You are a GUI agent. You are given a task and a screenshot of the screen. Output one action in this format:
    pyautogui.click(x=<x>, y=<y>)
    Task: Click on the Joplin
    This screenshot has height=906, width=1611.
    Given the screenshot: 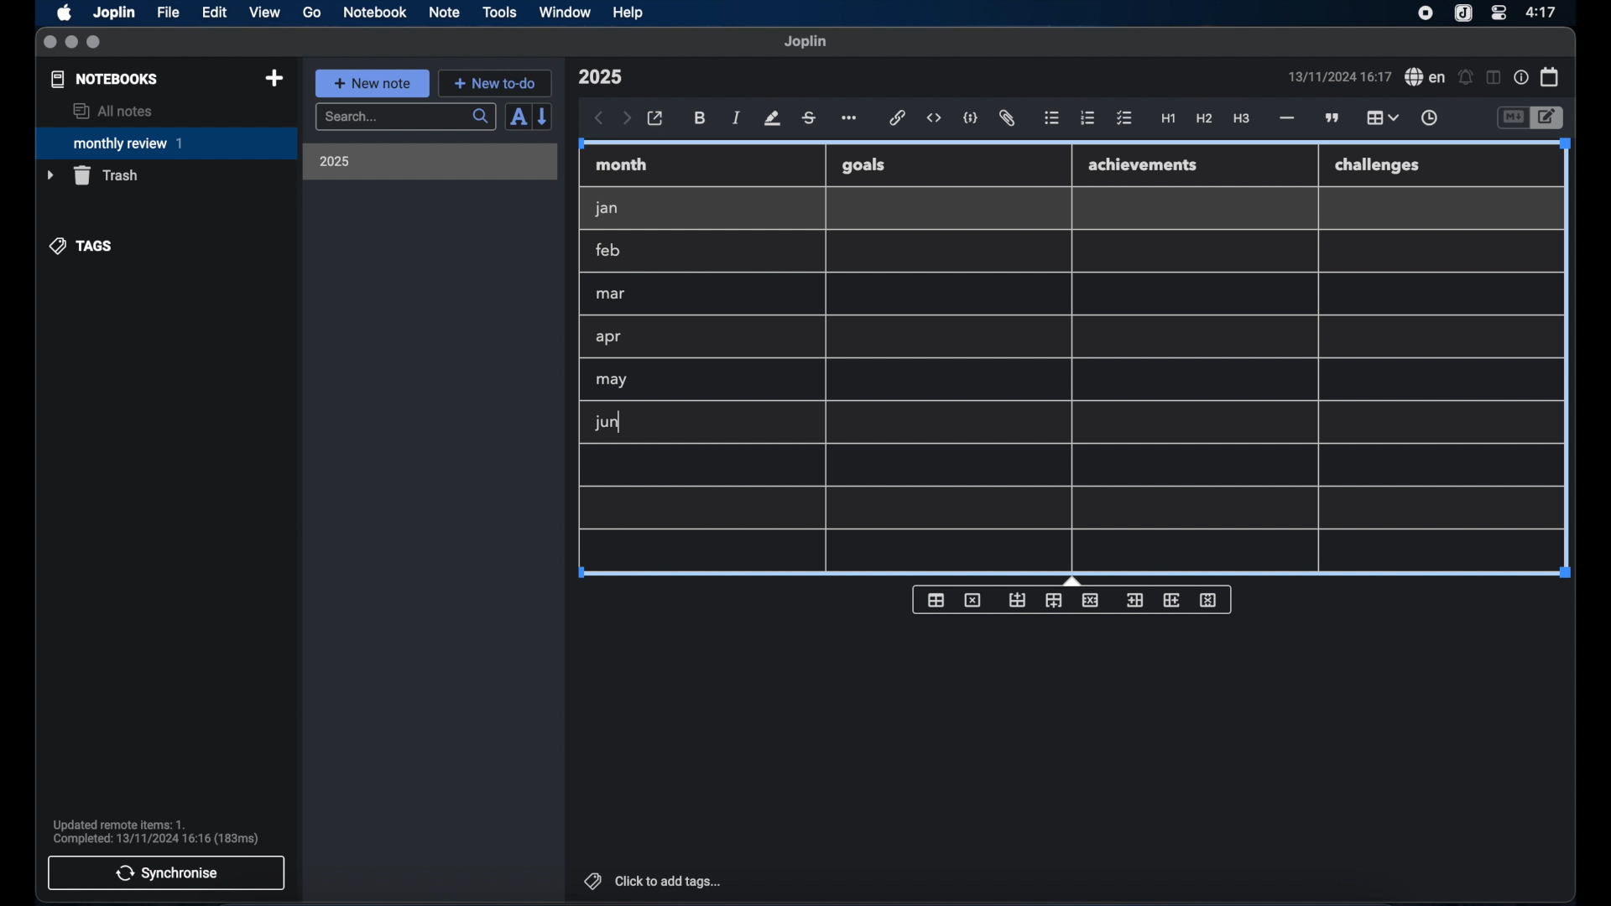 What is the action you would take?
    pyautogui.click(x=116, y=13)
    